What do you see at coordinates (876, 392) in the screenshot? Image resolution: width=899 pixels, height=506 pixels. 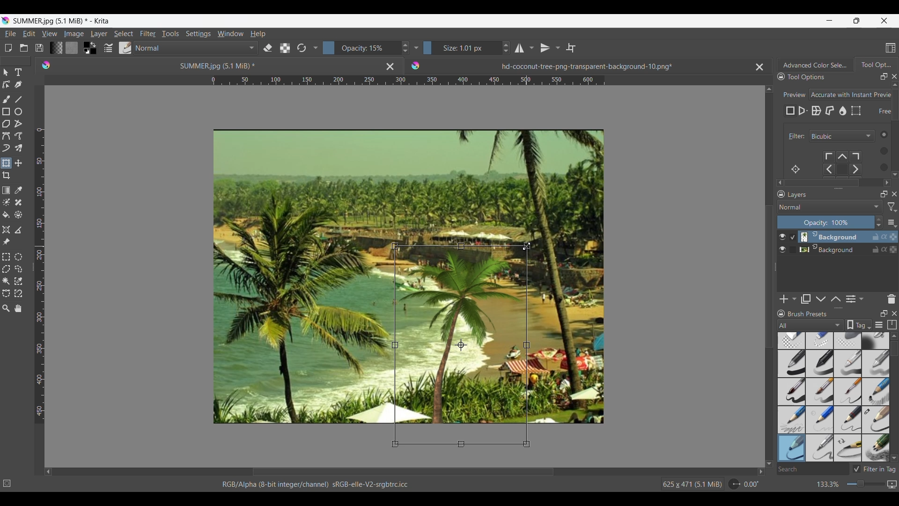 I see `pencil 1-sketch` at bounding box center [876, 392].